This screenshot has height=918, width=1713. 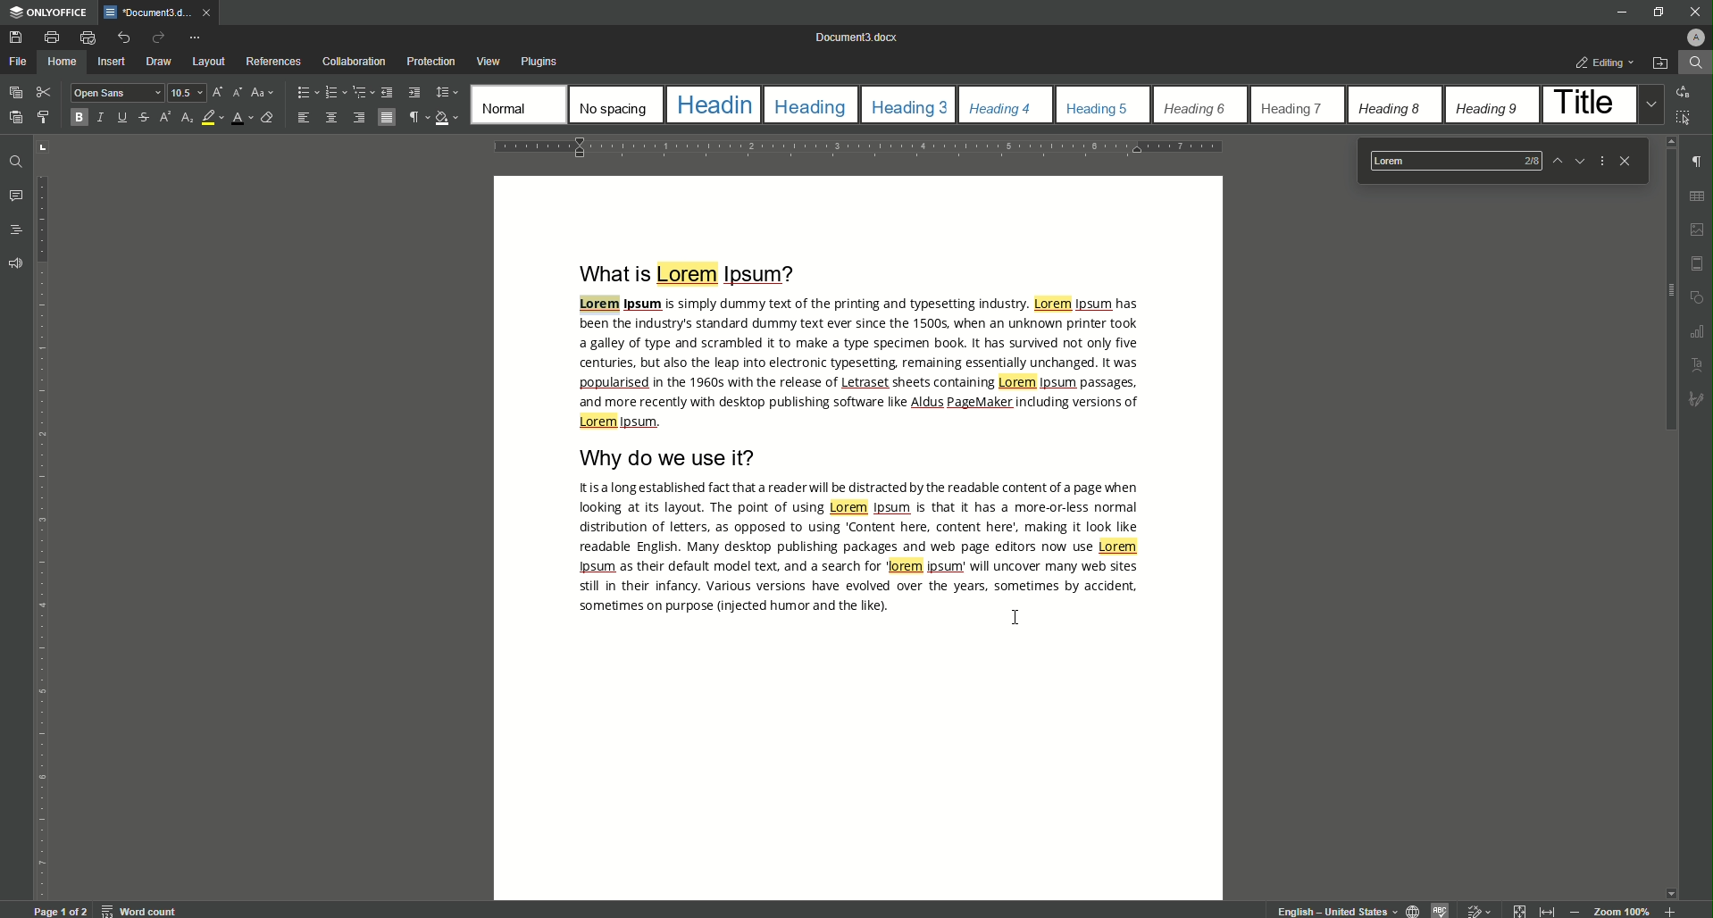 I want to click on Heading 7, so click(x=1291, y=108).